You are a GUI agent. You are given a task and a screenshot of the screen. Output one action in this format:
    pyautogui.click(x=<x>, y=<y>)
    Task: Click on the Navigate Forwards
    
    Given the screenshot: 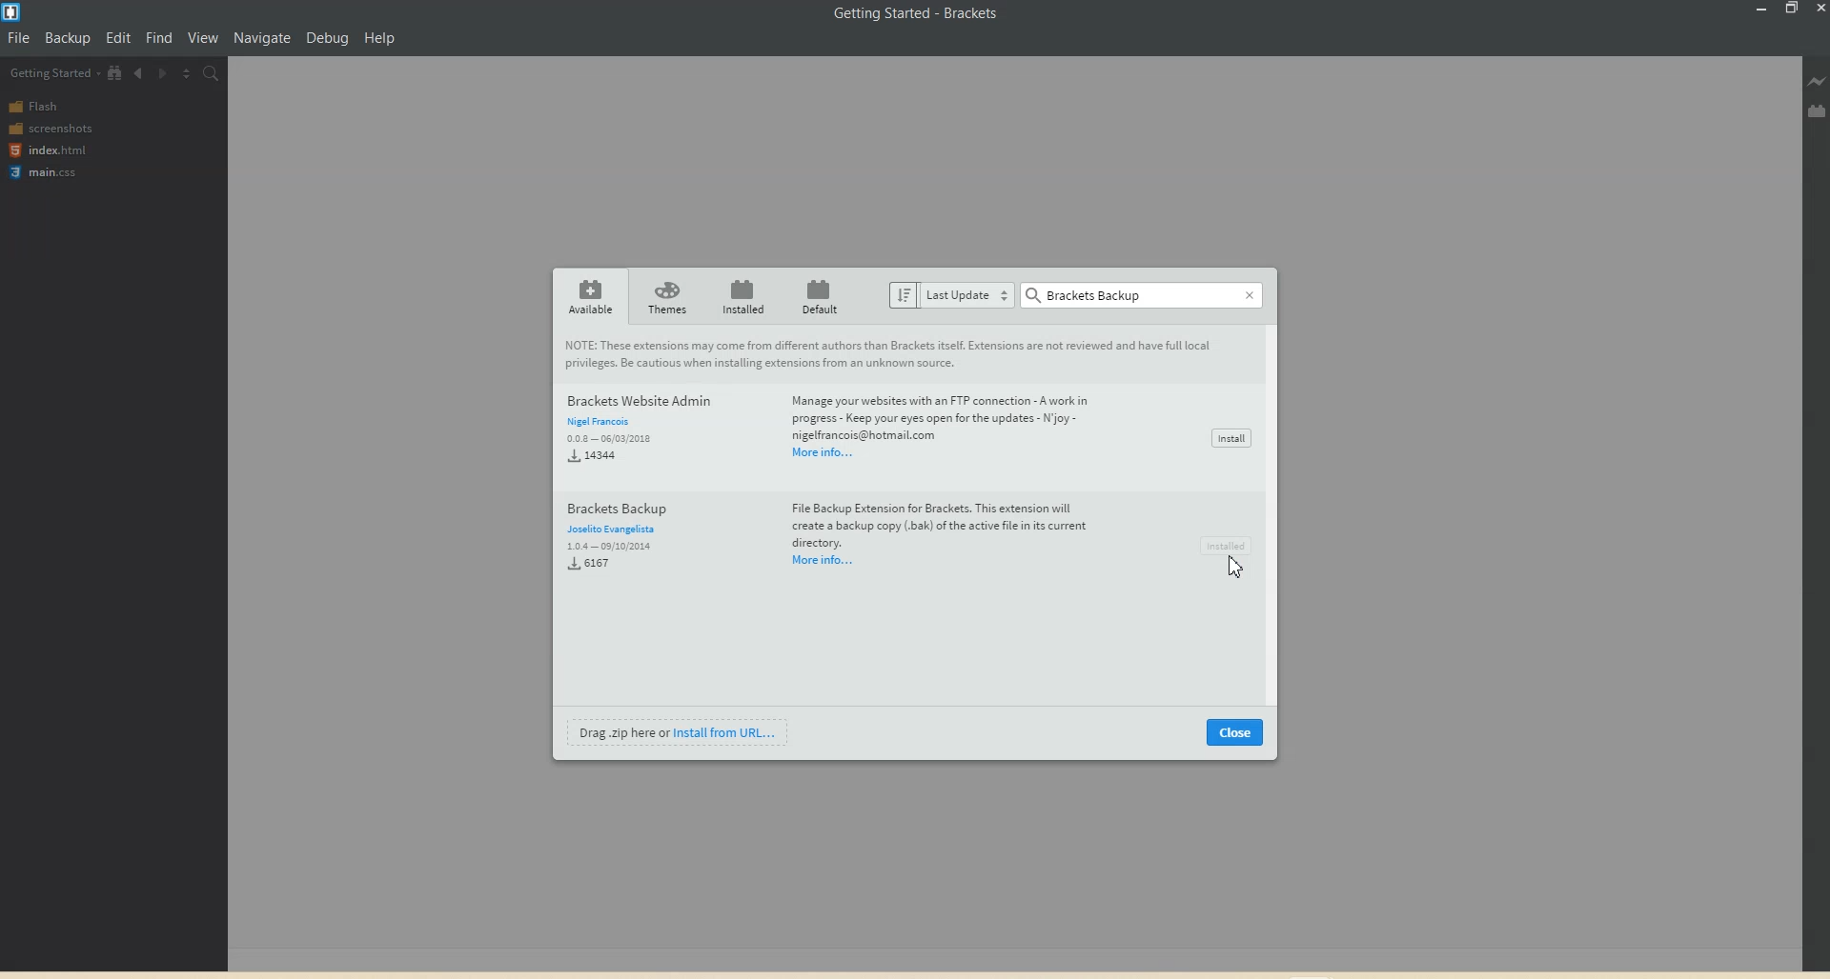 What is the action you would take?
    pyautogui.click(x=162, y=72)
    